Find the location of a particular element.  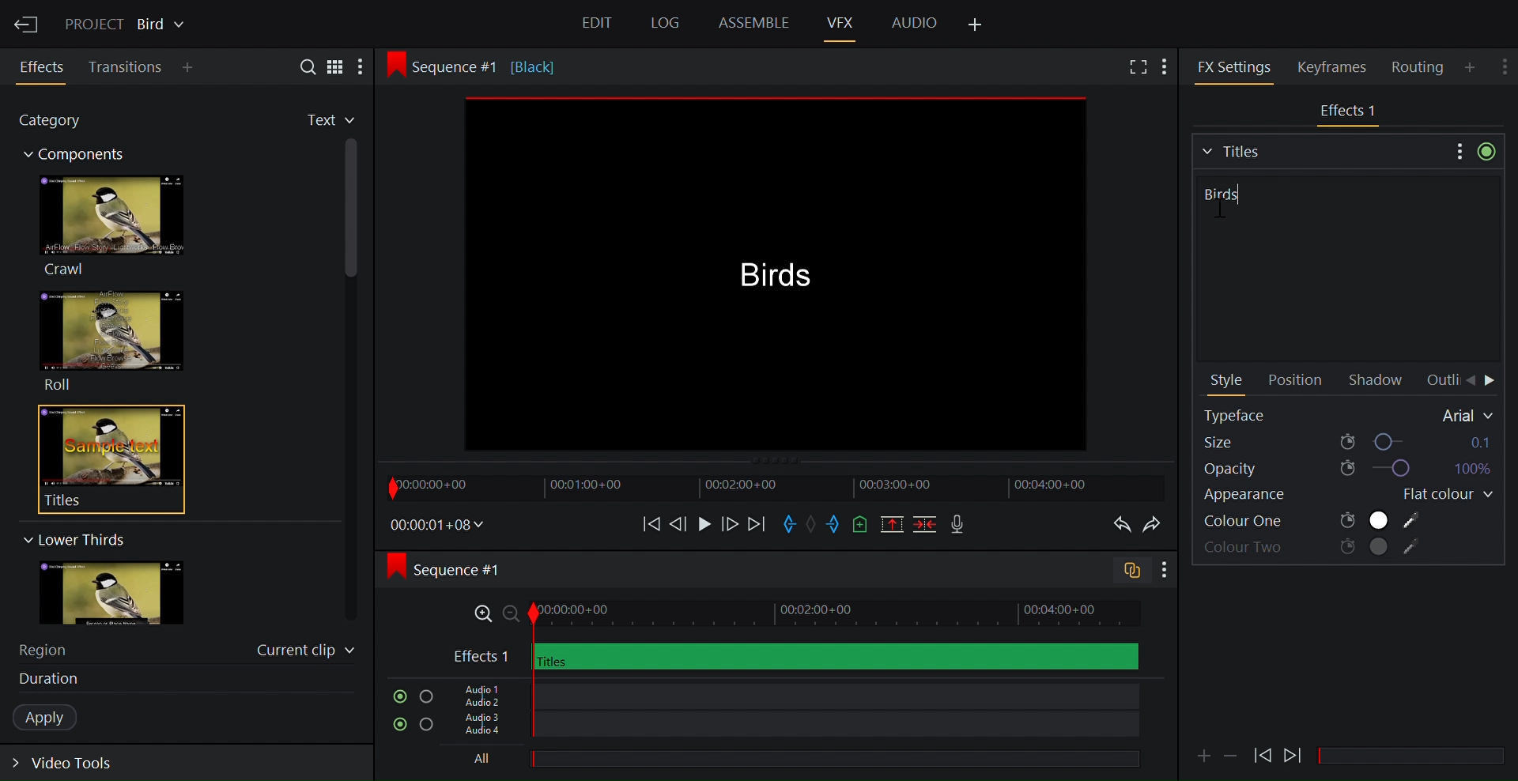

Add Panel is located at coordinates (976, 25).